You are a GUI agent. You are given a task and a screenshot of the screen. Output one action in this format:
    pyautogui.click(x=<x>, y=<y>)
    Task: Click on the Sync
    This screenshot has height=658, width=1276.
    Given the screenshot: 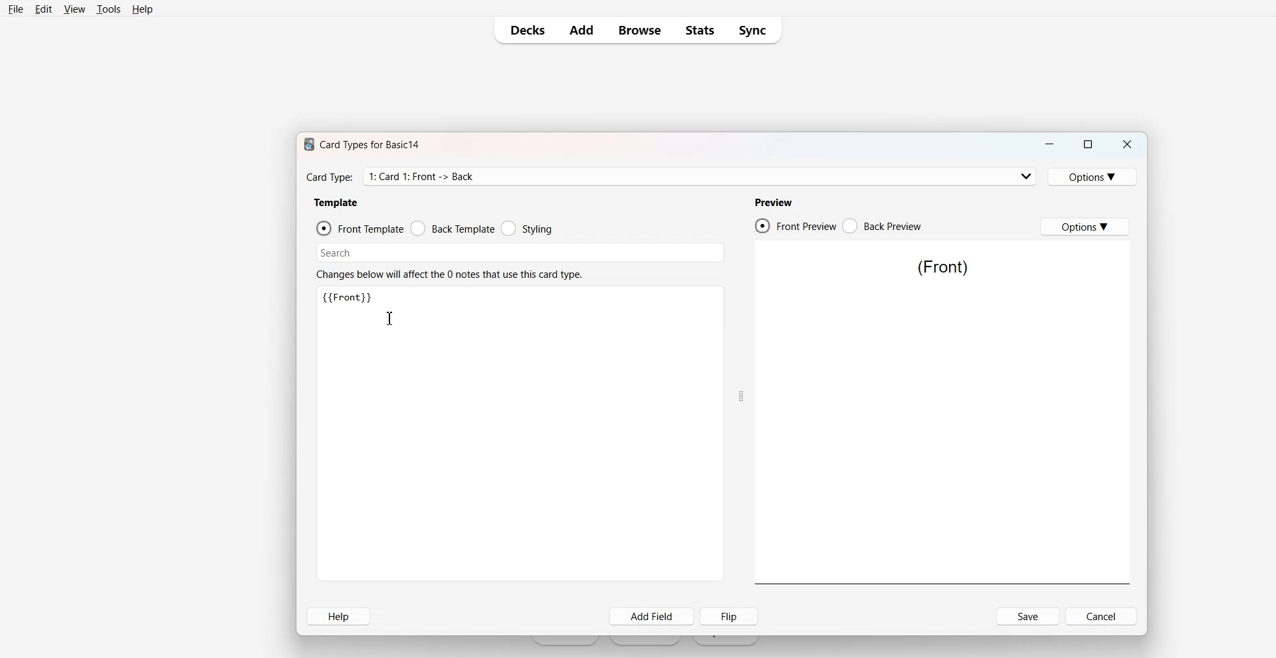 What is the action you would take?
    pyautogui.click(x=755, y=30)
    